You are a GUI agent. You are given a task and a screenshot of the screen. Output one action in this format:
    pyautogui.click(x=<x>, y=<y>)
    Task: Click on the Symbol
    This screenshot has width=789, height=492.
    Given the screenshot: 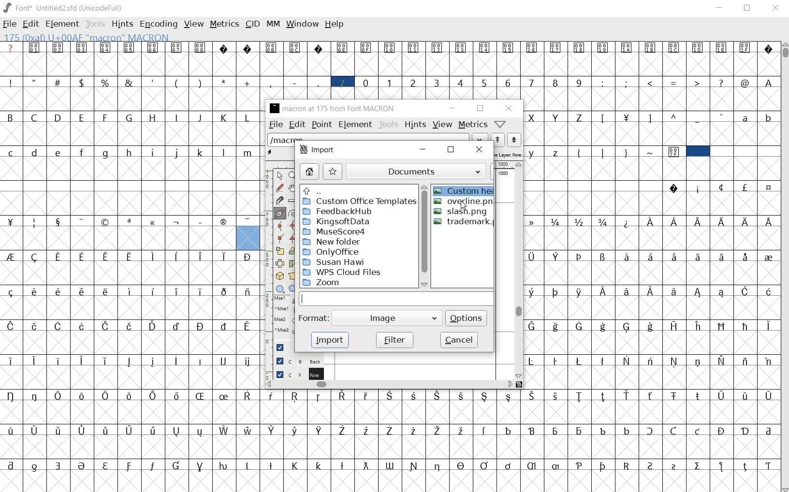 What is the action you would take?
    pyautogui.click(x=628, y=395)
    